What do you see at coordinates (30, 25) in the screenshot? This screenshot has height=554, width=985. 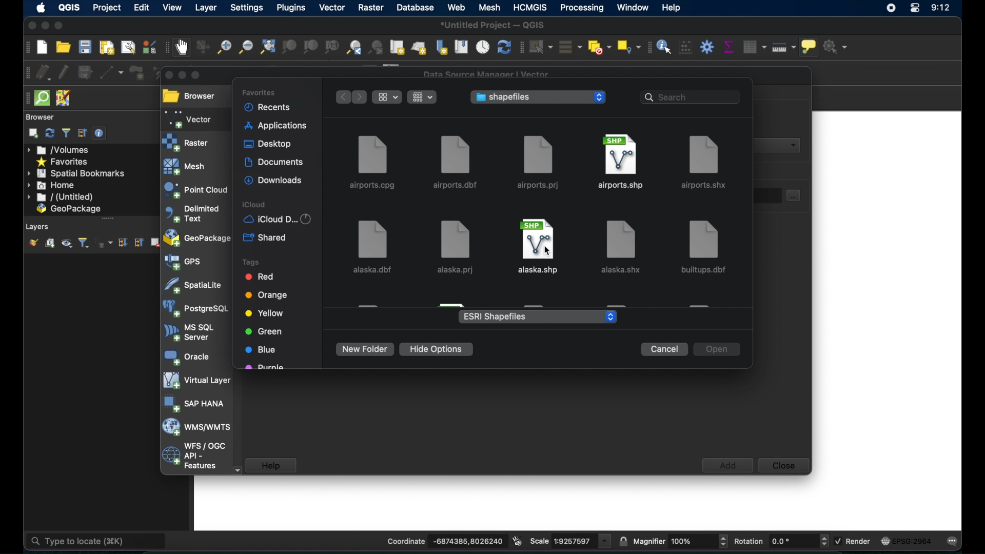 I see `close` at bounding box center [30, 25].